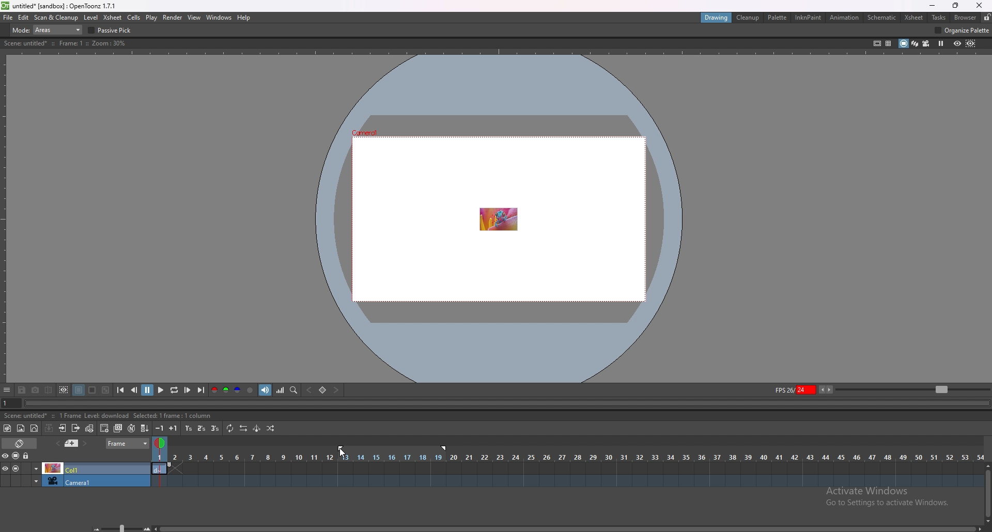 The height and width of the screenshot is (532, 992). I want to click on green channel, so click(226, 390).